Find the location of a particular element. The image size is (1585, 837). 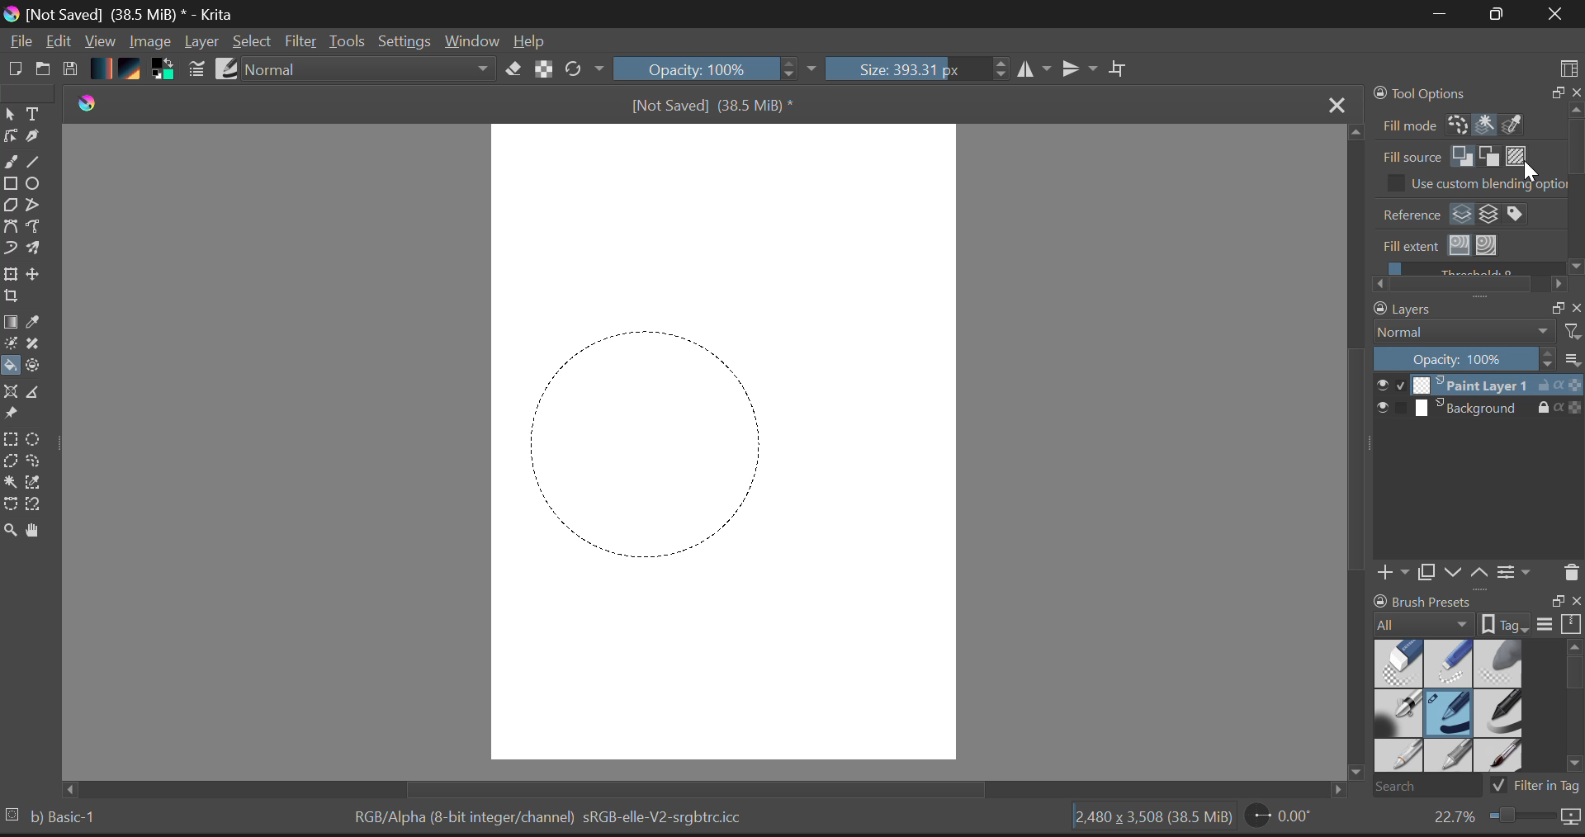

Close is located at coordinates (1332, 103).